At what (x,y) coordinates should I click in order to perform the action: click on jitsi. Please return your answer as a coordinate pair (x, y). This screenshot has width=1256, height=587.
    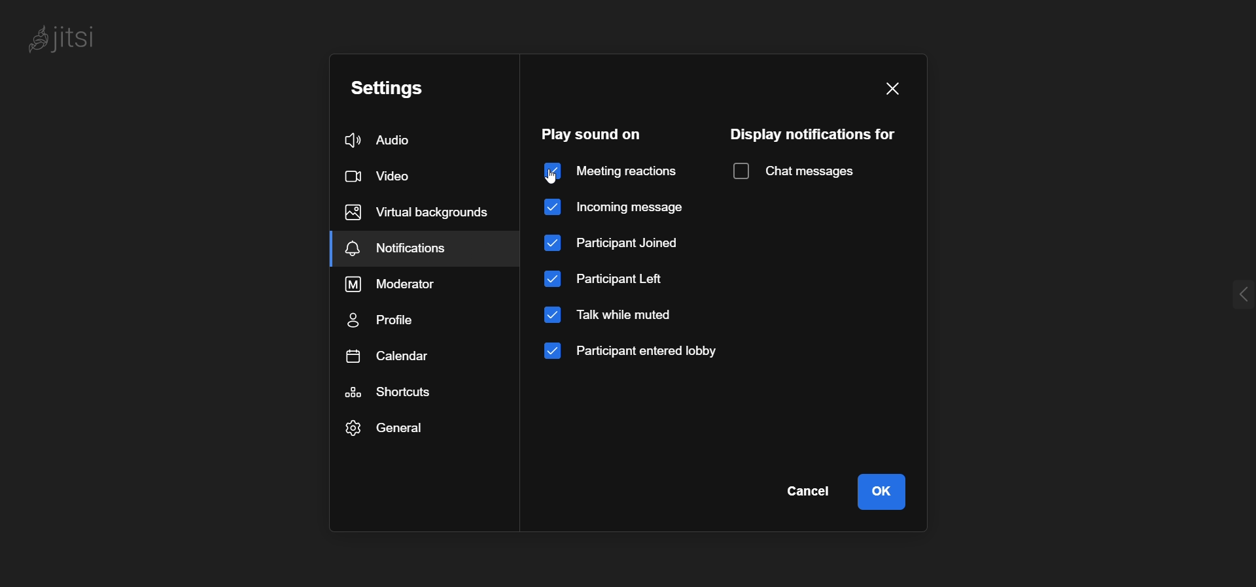
    Looking at the image, I should click on (71, 38).